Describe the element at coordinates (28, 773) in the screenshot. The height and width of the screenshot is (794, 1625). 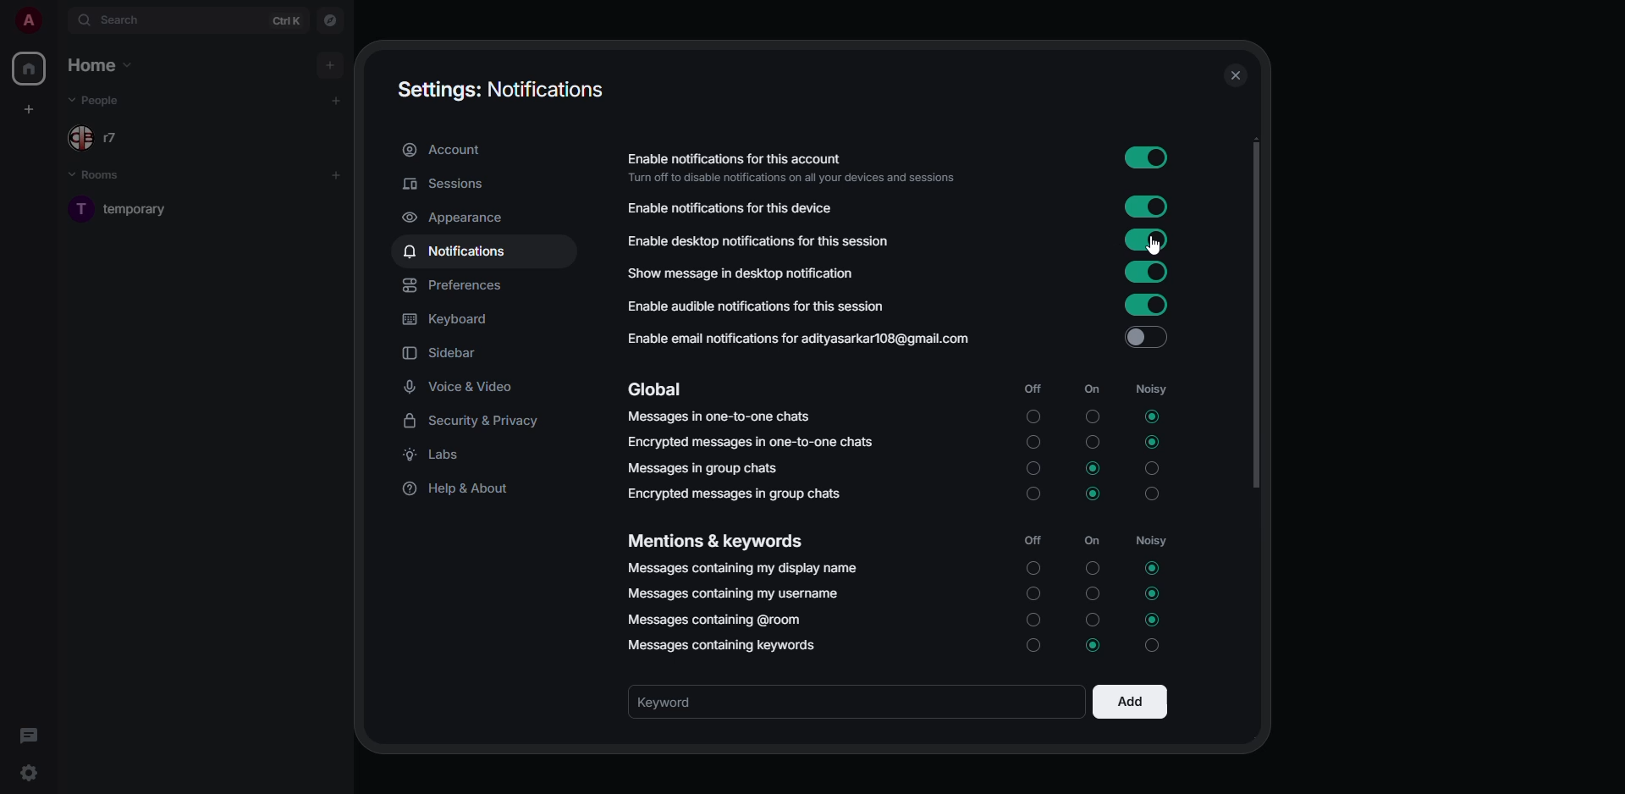
I see `quick settings` at that location.